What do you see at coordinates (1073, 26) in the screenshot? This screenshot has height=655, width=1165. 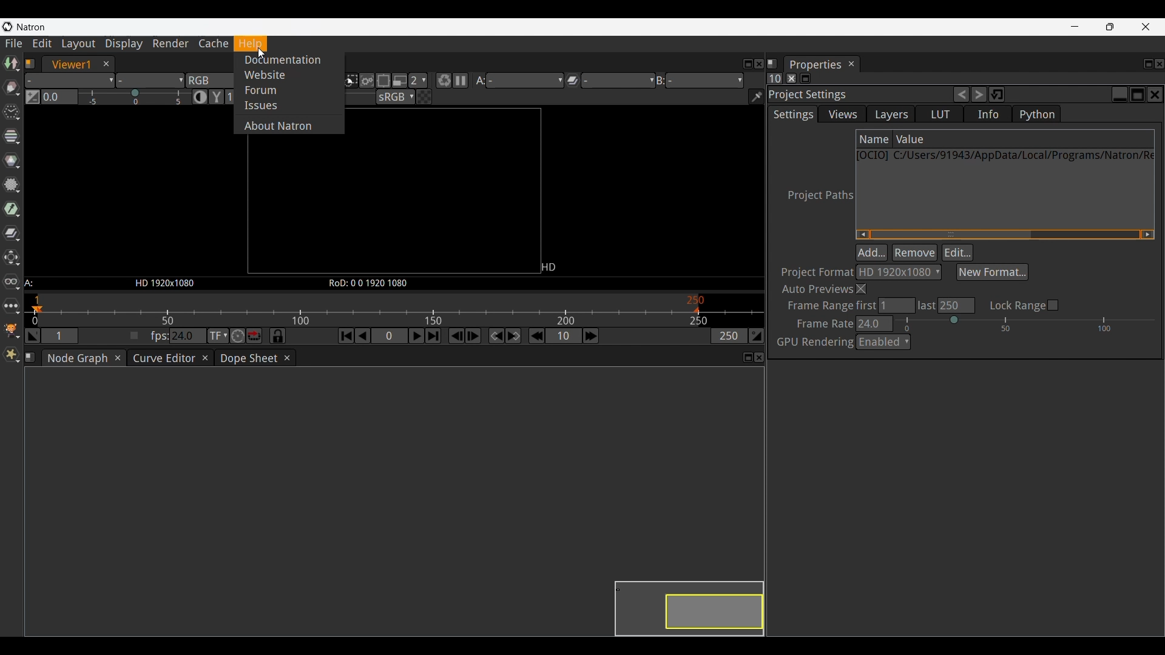 I see `Minimize` at bounding box center [1073, 26].